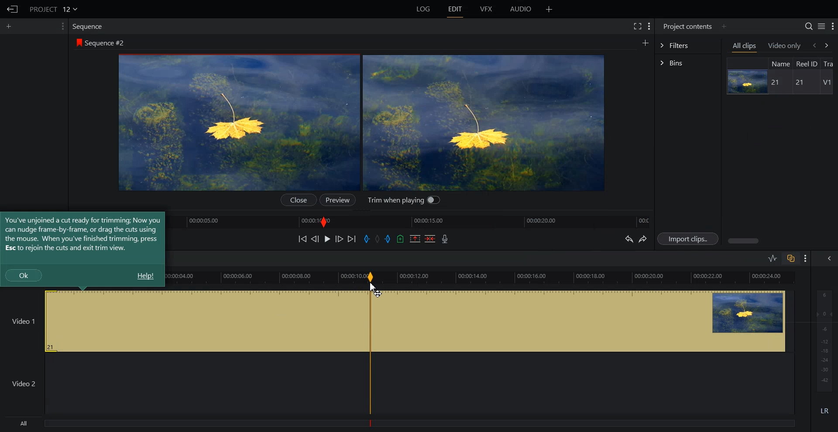 The width and height of the screenshot is (838, 432). What do you see at coordinates (687, 238) in the screenshot?
I see `Import clips` at bounding box center [687, 238].